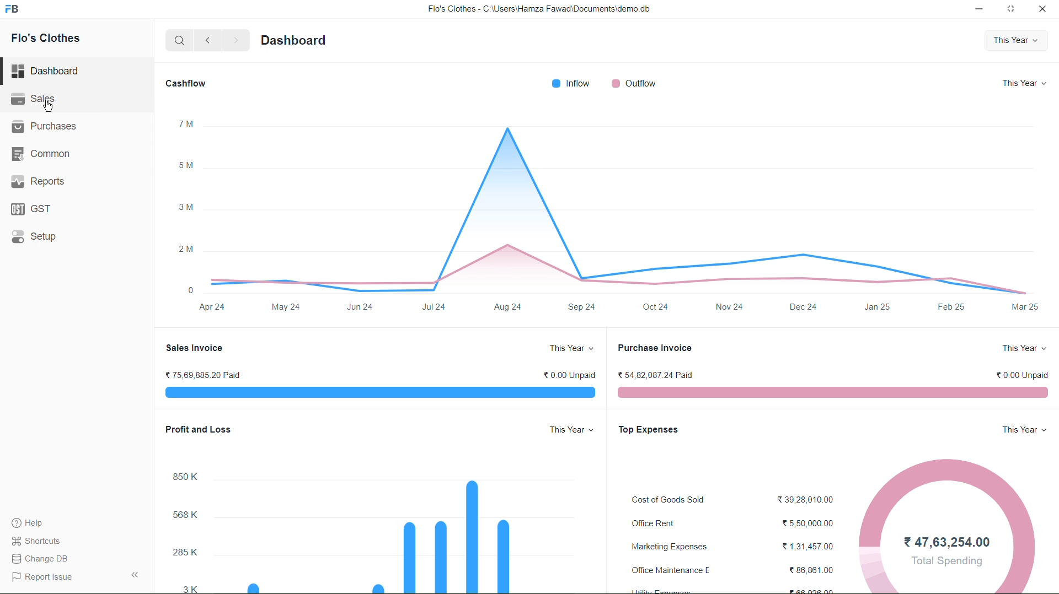 The height and width of the screenshot is (594, 1059). Describe the element at coordinates (37, 182) in the screenshot. I see `Reports` at that location.